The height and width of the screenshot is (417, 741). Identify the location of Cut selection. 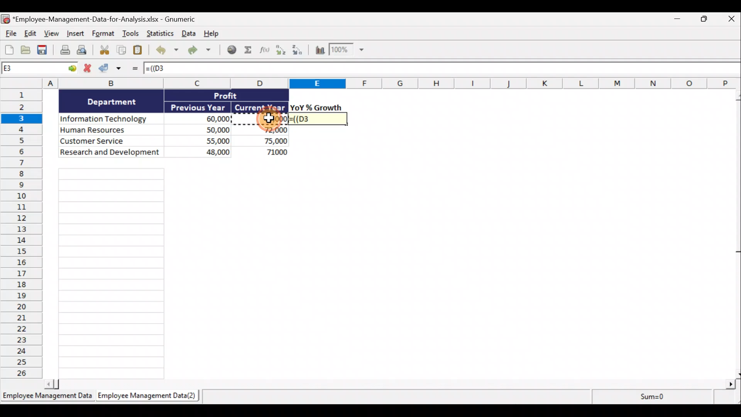
(102, 51).